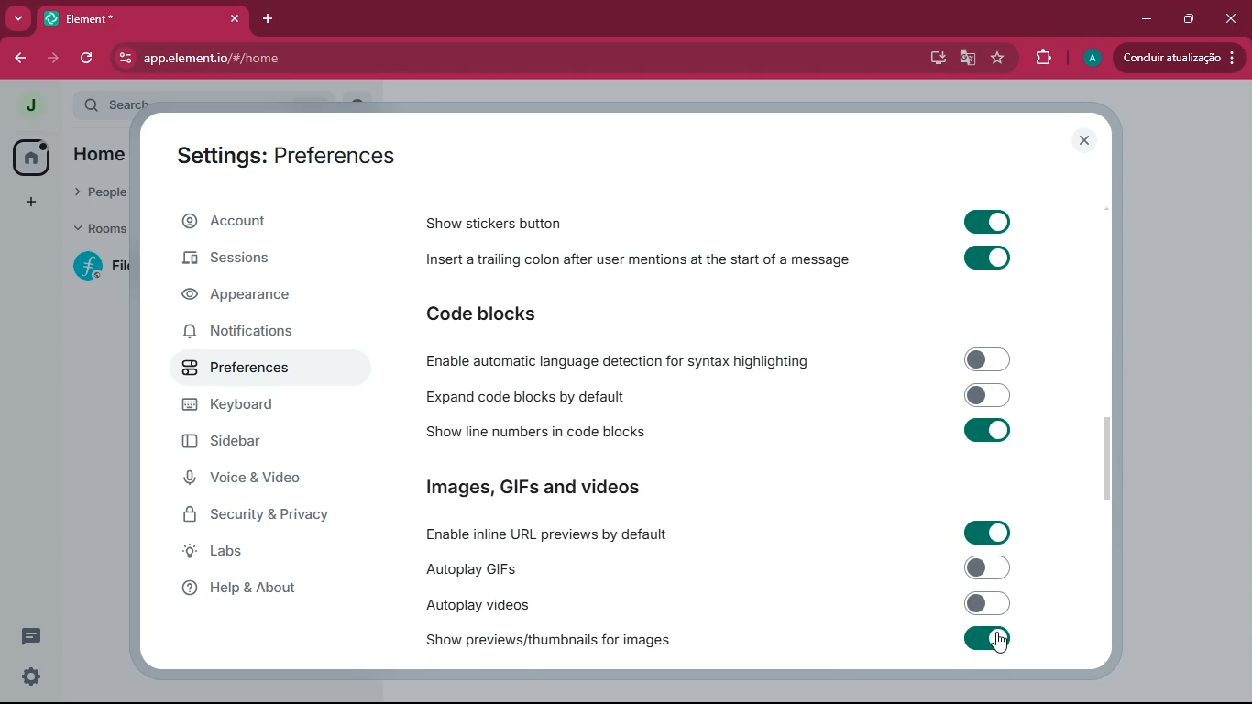 This screenshot has width=1252, height=704. What do you see at coordinates (1041, 60) in the screenshot?
I see `extensions` at bounding box center [1041, 60].